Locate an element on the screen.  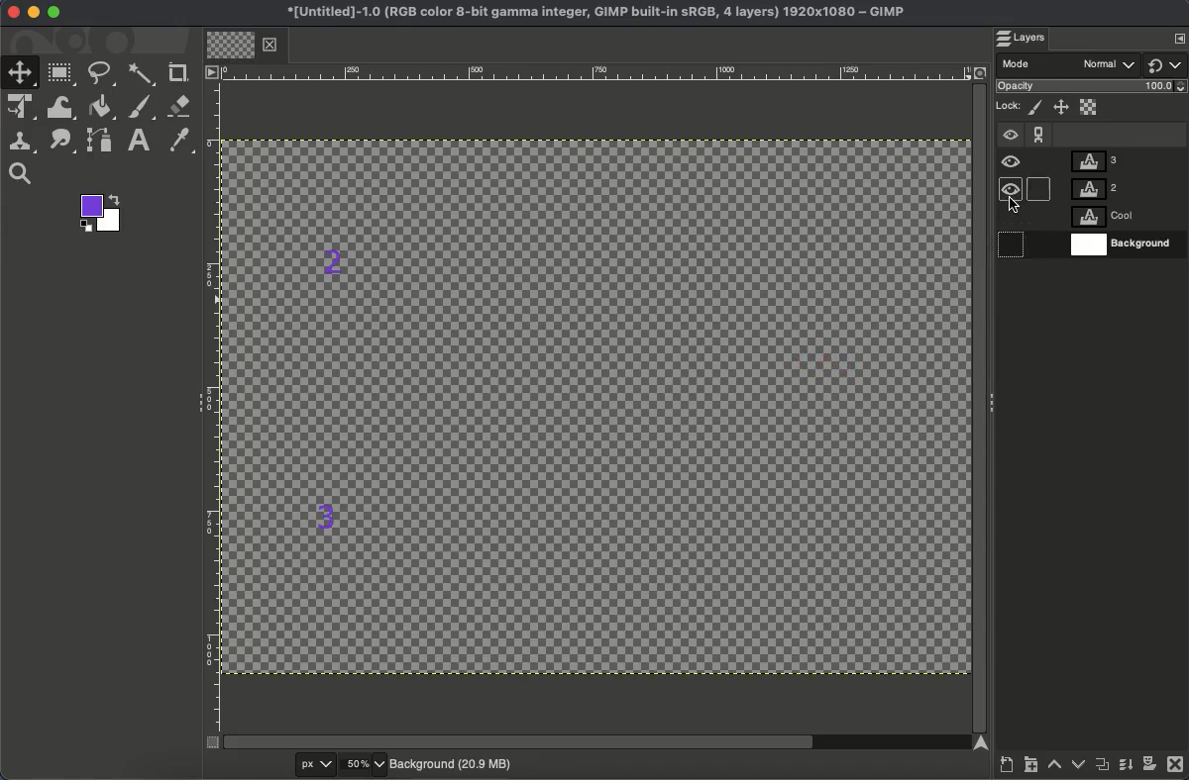
Maximize is located at coordinates (54, 15).